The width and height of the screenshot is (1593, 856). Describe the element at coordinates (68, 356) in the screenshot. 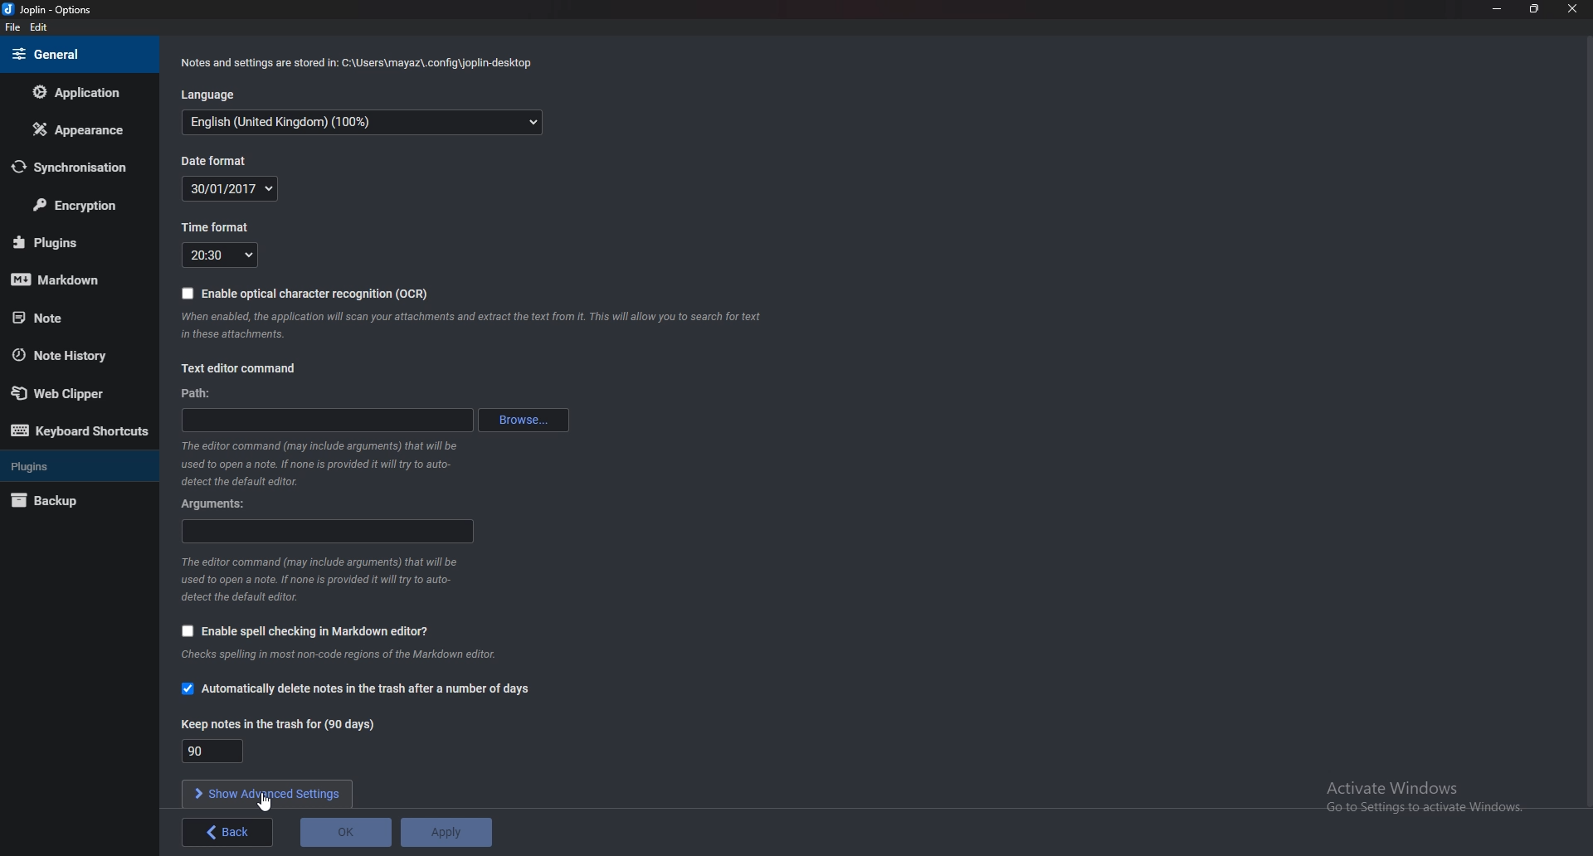

I see `Note history` at that location.